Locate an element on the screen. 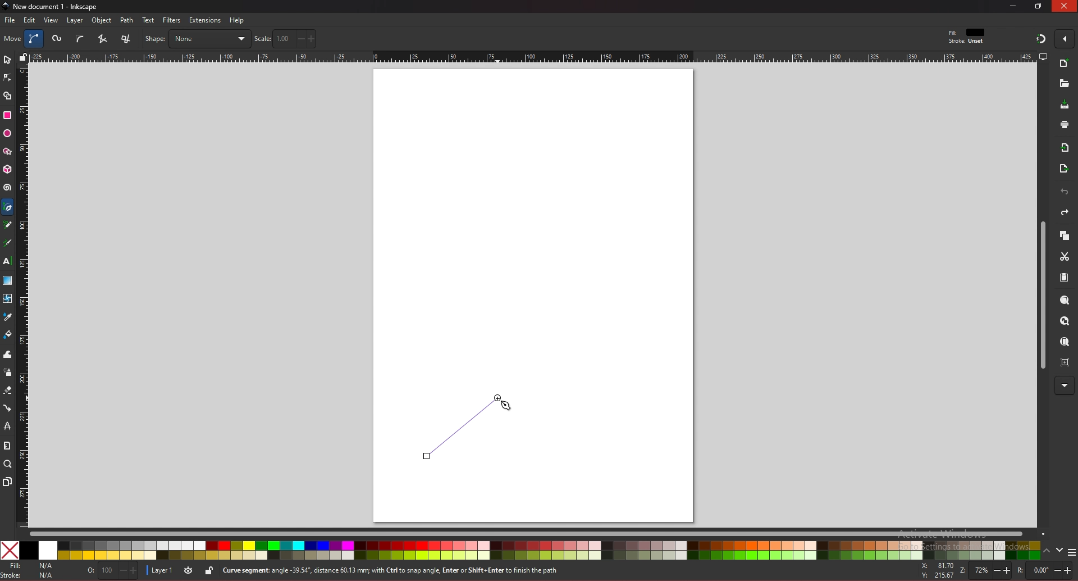  dropper is located at coordinates (8, 317).